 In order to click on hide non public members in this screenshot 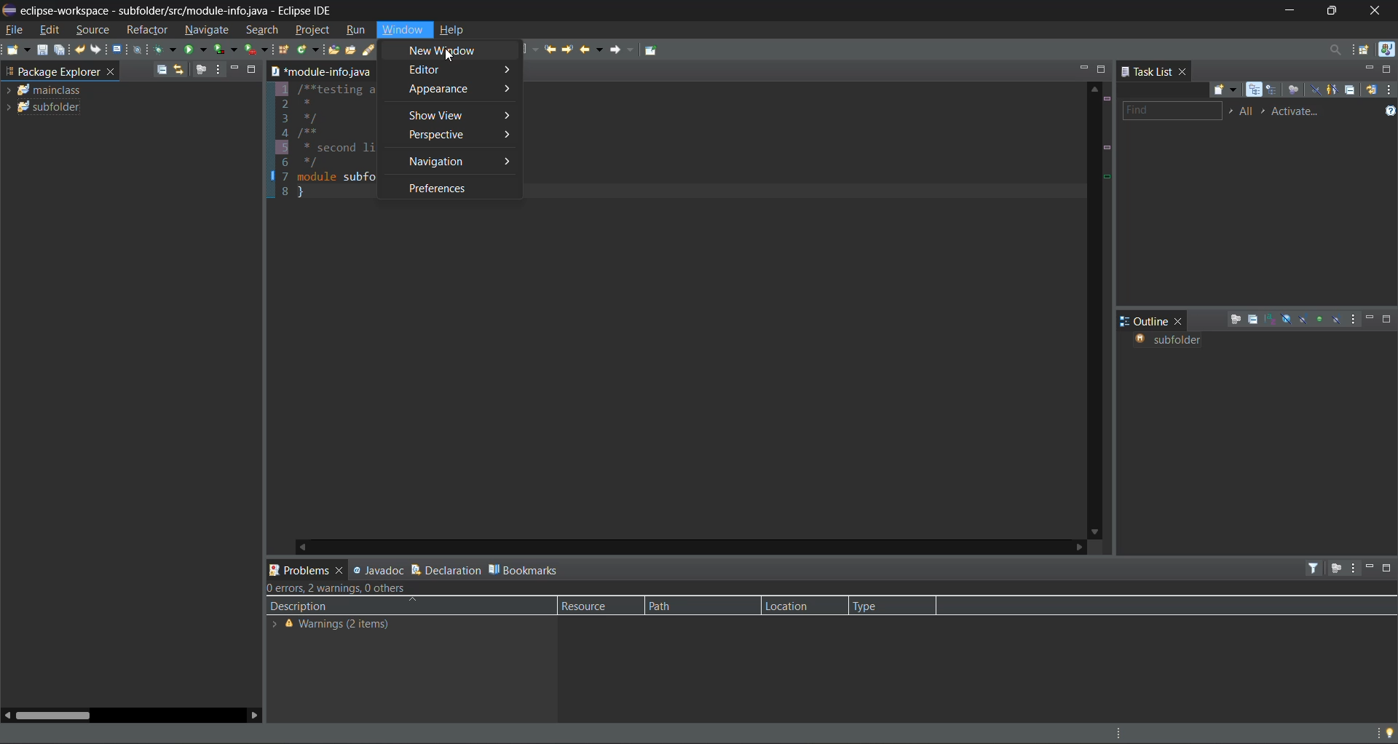, I will do `click(1319, 318)`.